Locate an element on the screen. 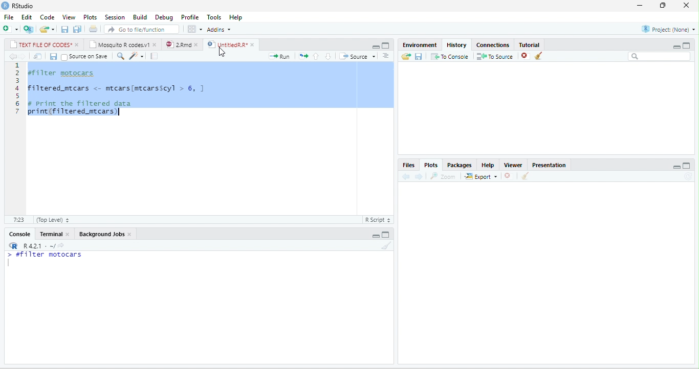 The height and width of the screenshot is (369, 699). maximize is located at coordinates (687, 166).